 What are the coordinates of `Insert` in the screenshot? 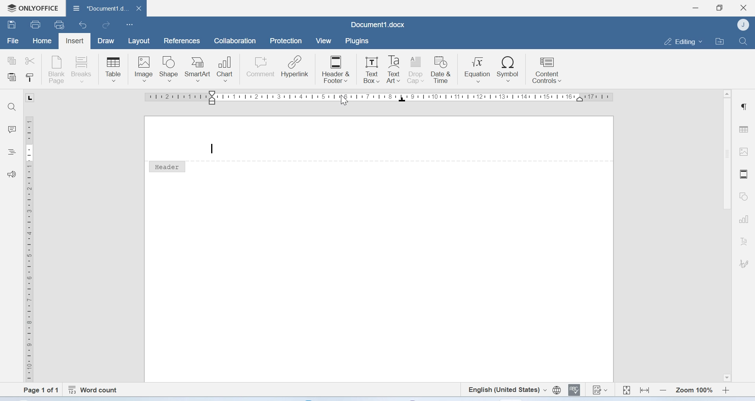 It's located at (75, 40).